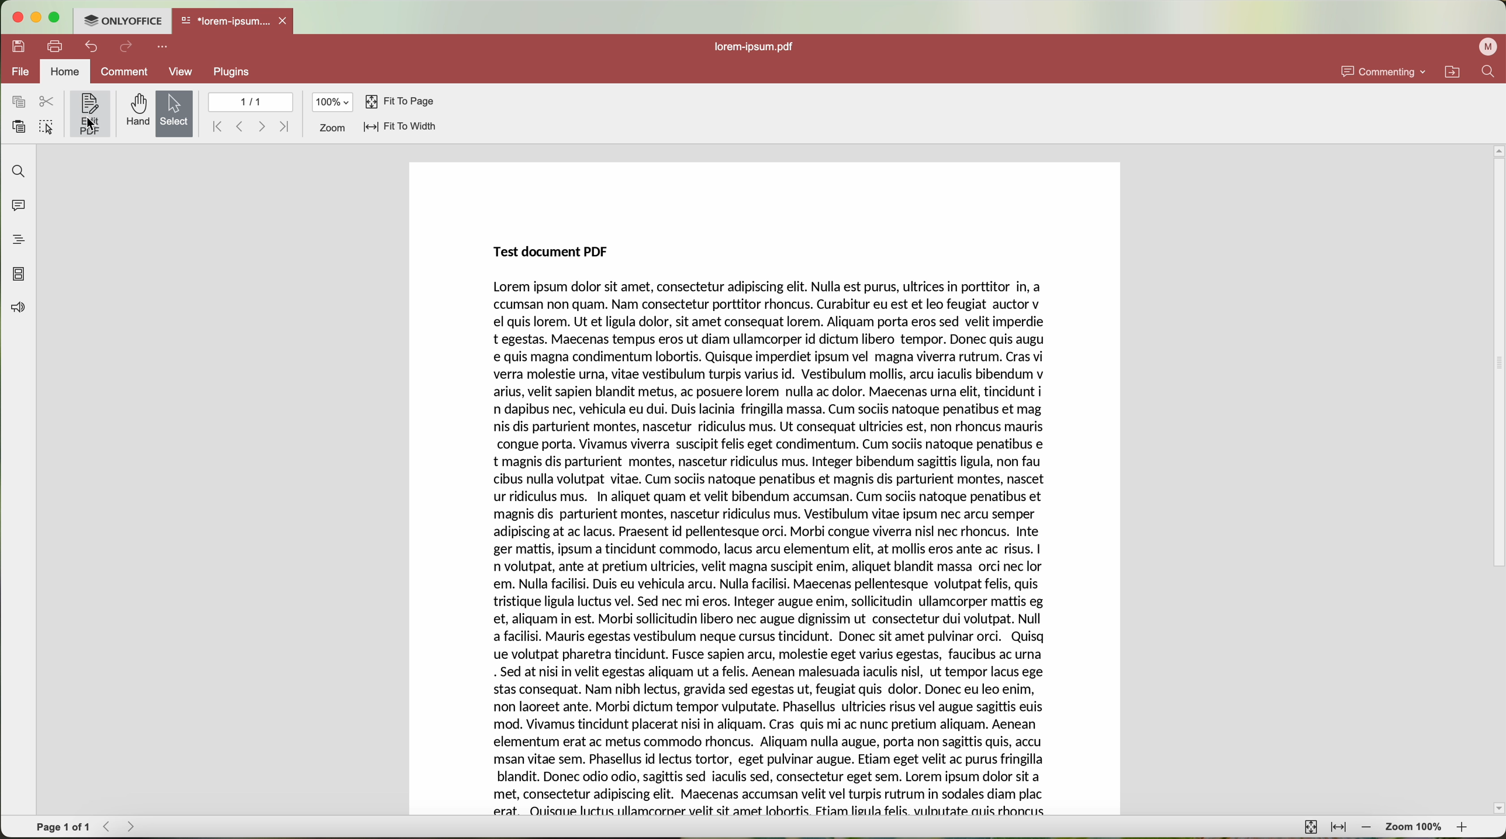  What do you see at coordinates (163, 47) in the screenshot?
I see `customize quick access toolbar` at bounding box center [163, 47].